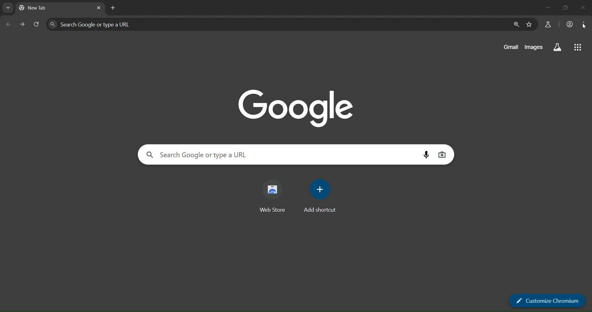  What do you see at coordinates (98, 8) in the screenshot?
I see `close page` at bounding box center [98, 8].